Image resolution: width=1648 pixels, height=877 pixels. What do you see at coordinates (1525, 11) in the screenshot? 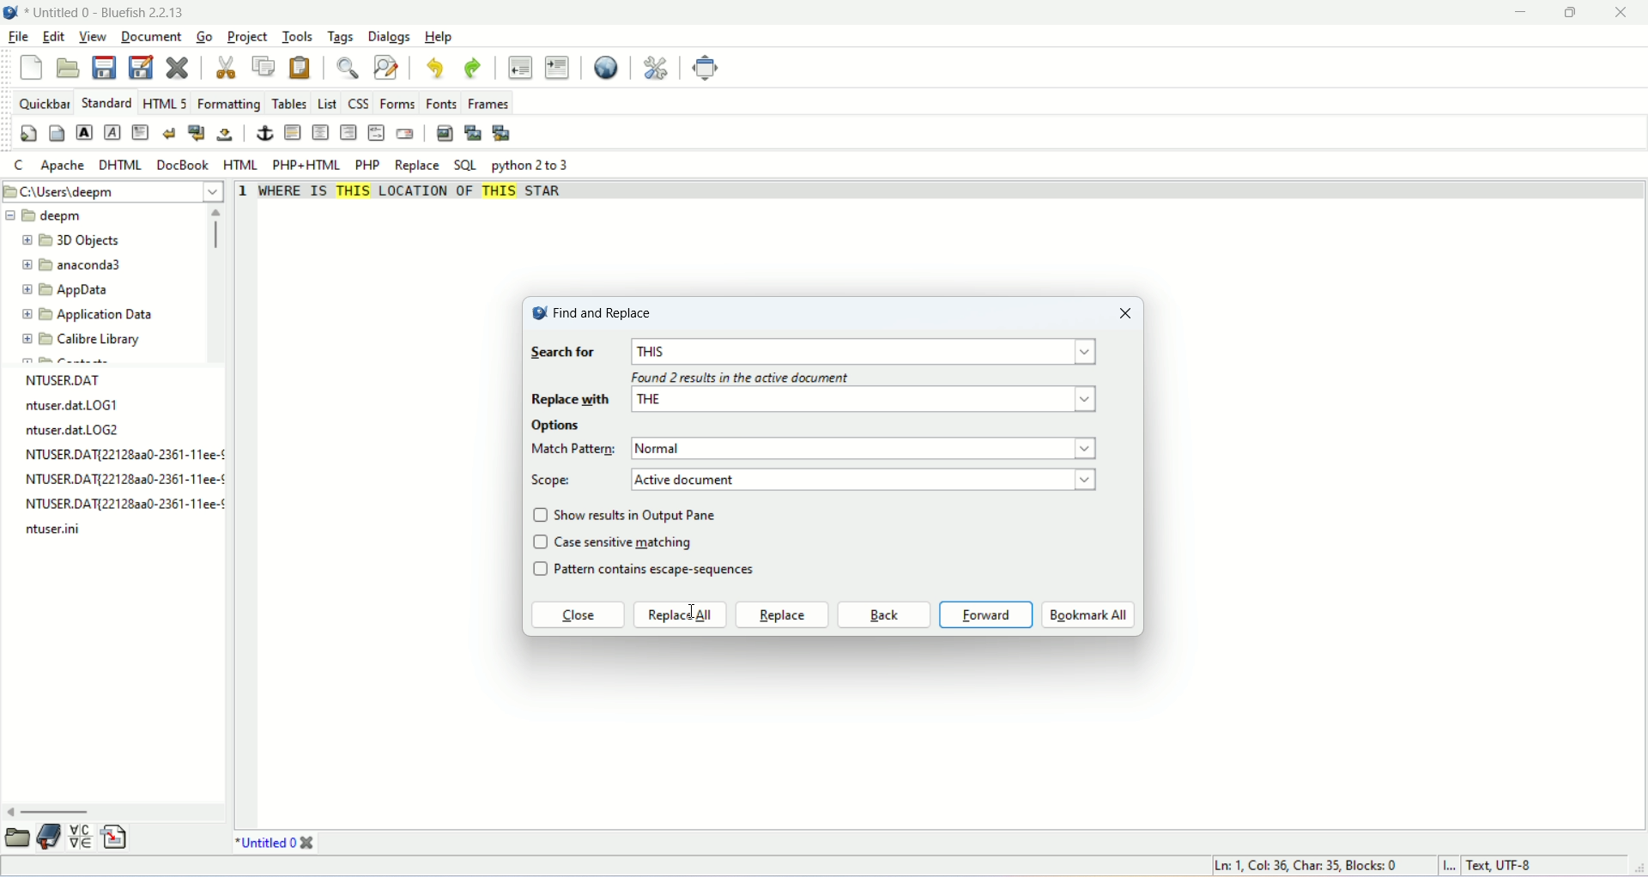
I see `minimize` at bounding box center [1525, 11].